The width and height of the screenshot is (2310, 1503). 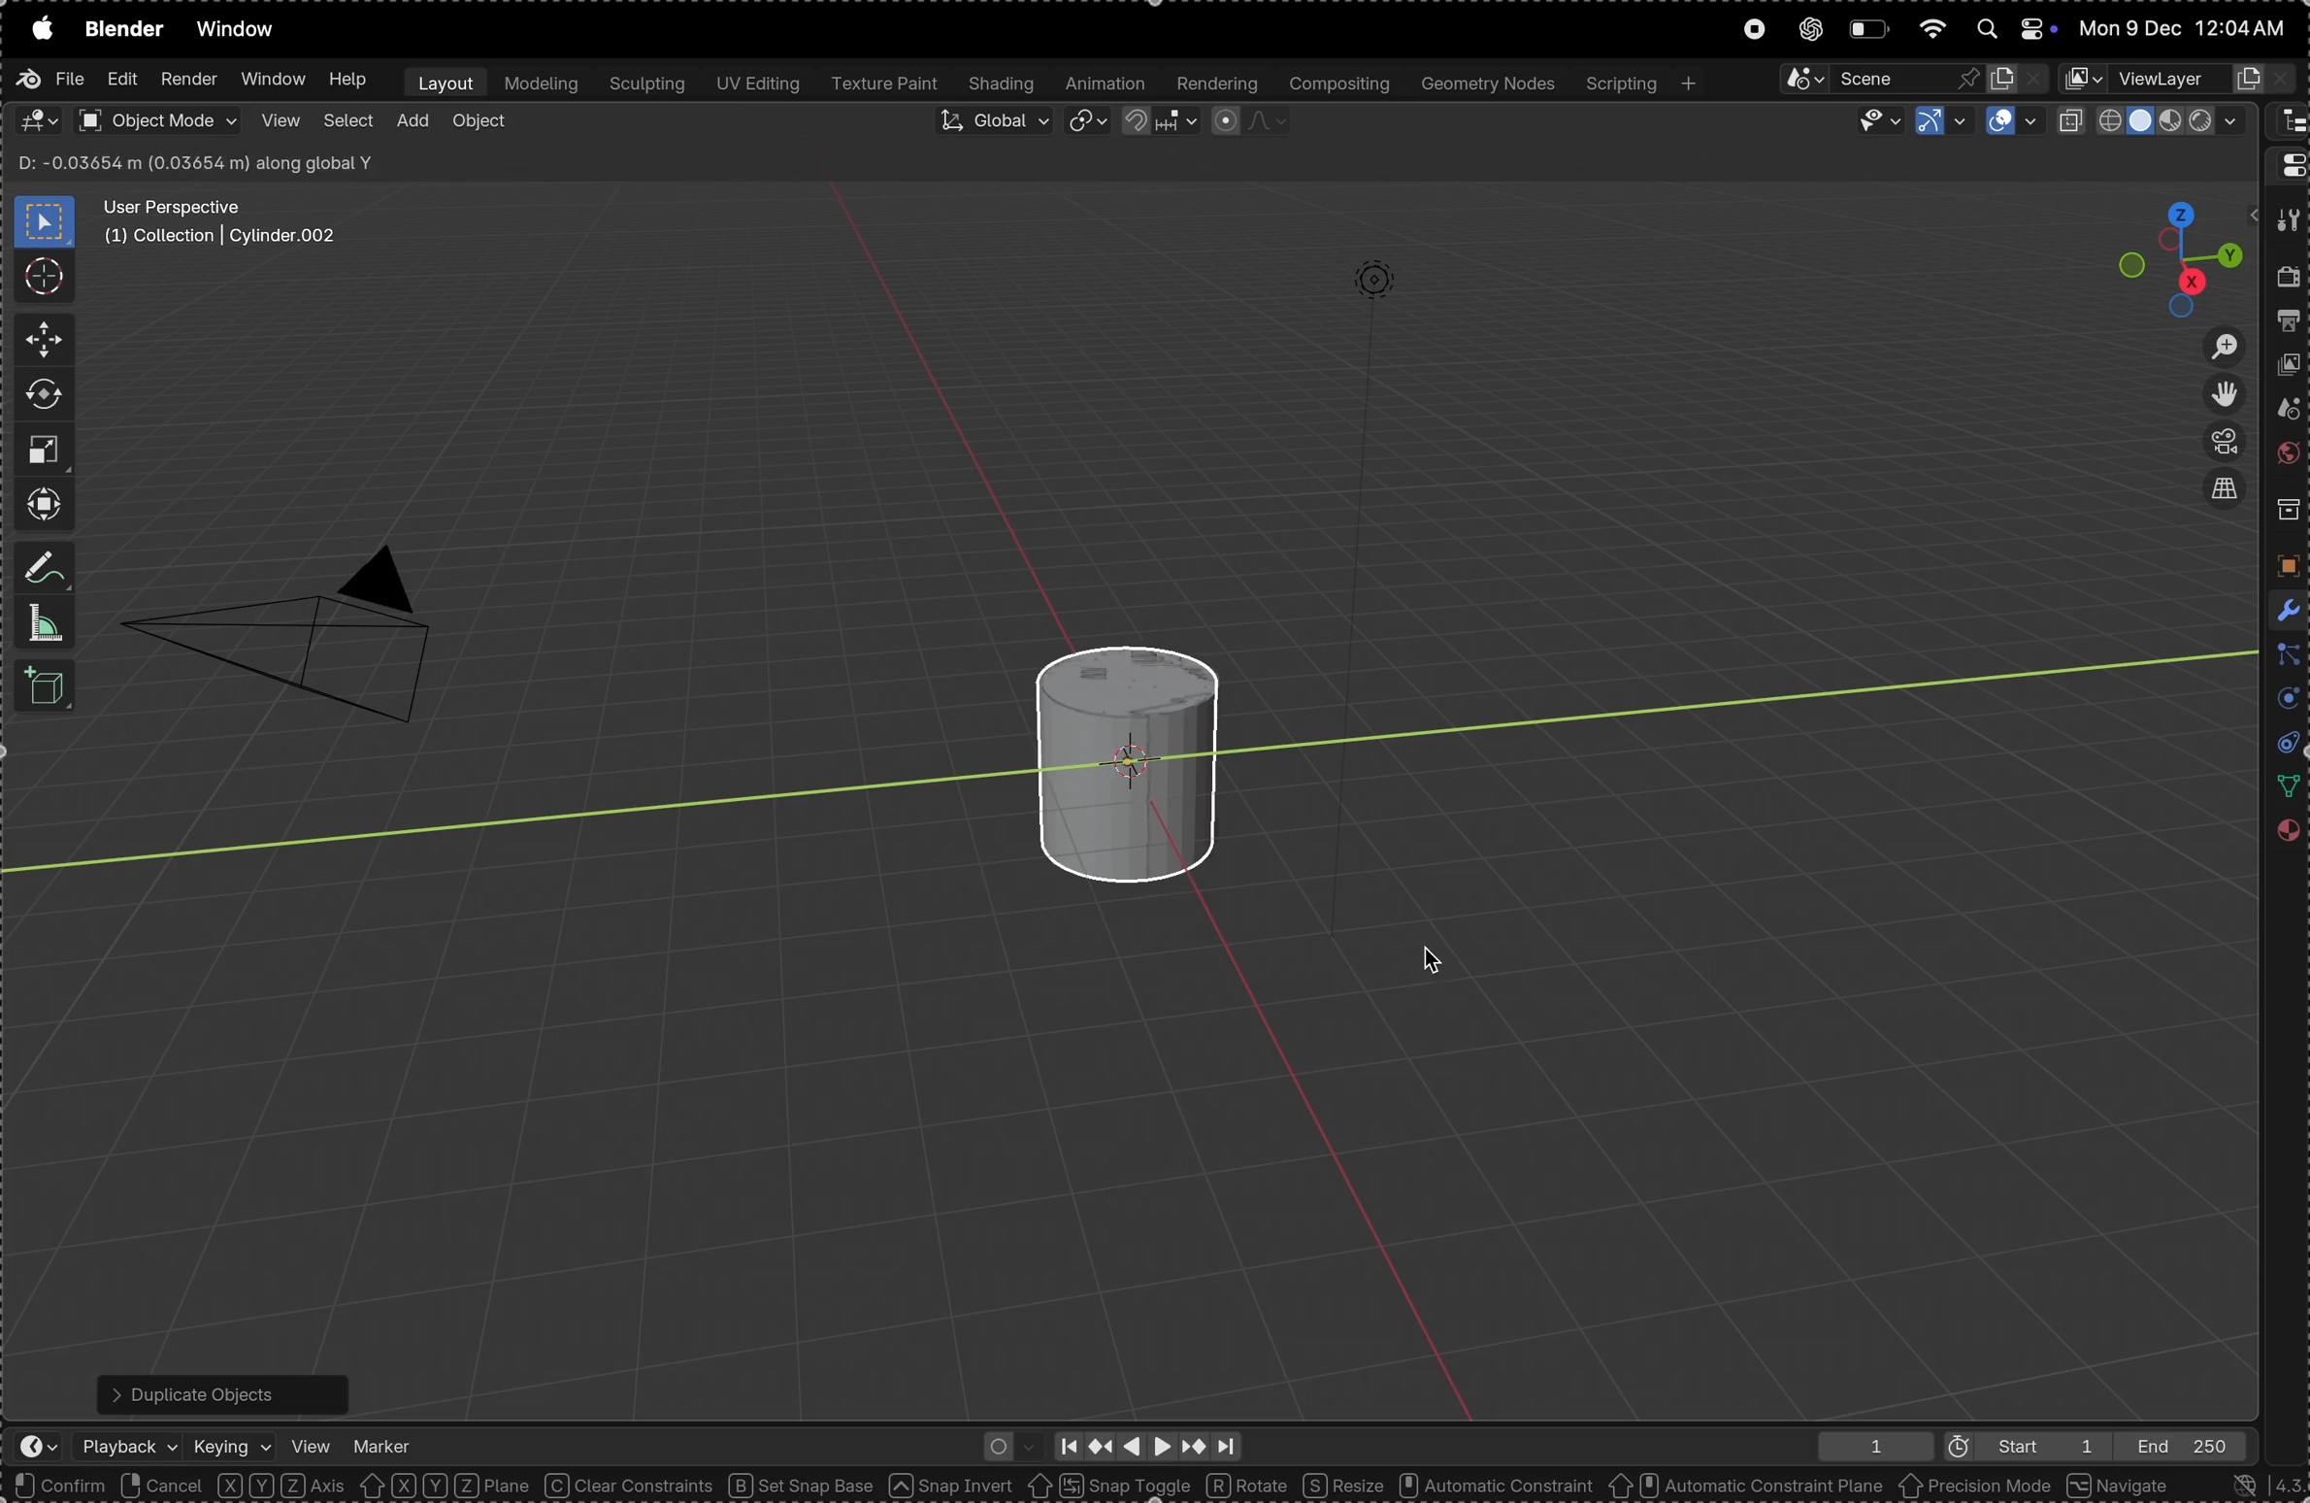 What do you see at coordinates (2182, 251) in the screenshot?
I see `view point` at bounding box center [2182, 251].